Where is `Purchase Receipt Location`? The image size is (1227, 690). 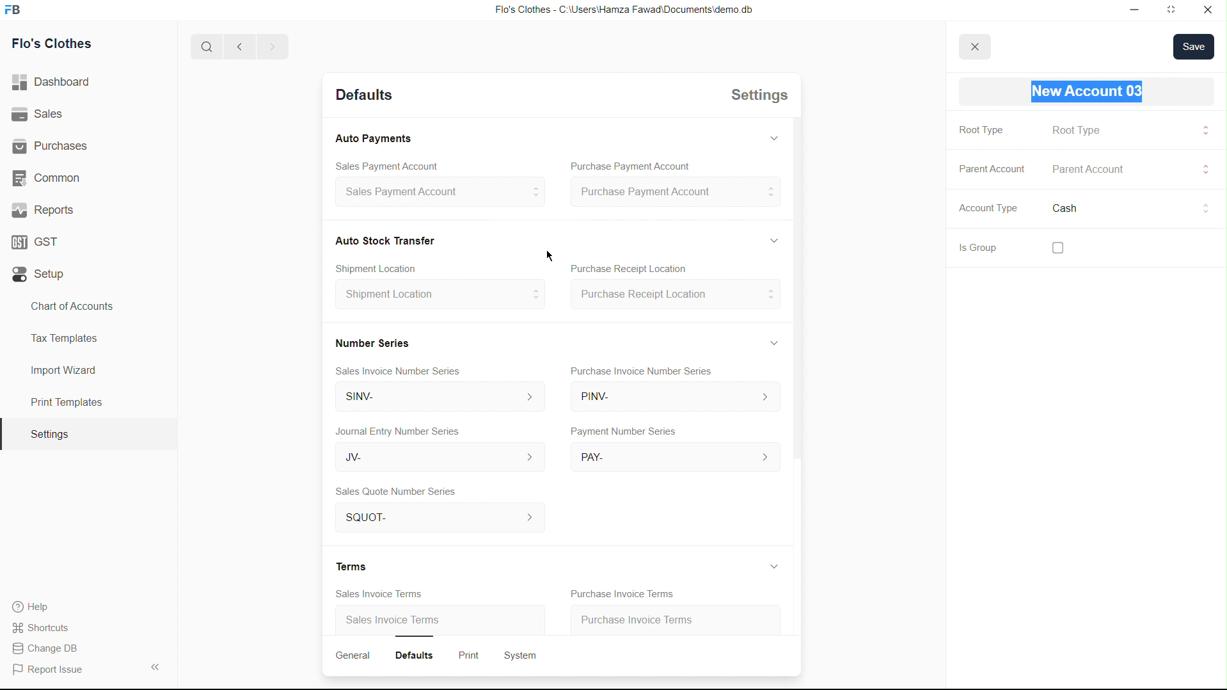
Purchase Receipt Location is located at coordinates (674, 296).